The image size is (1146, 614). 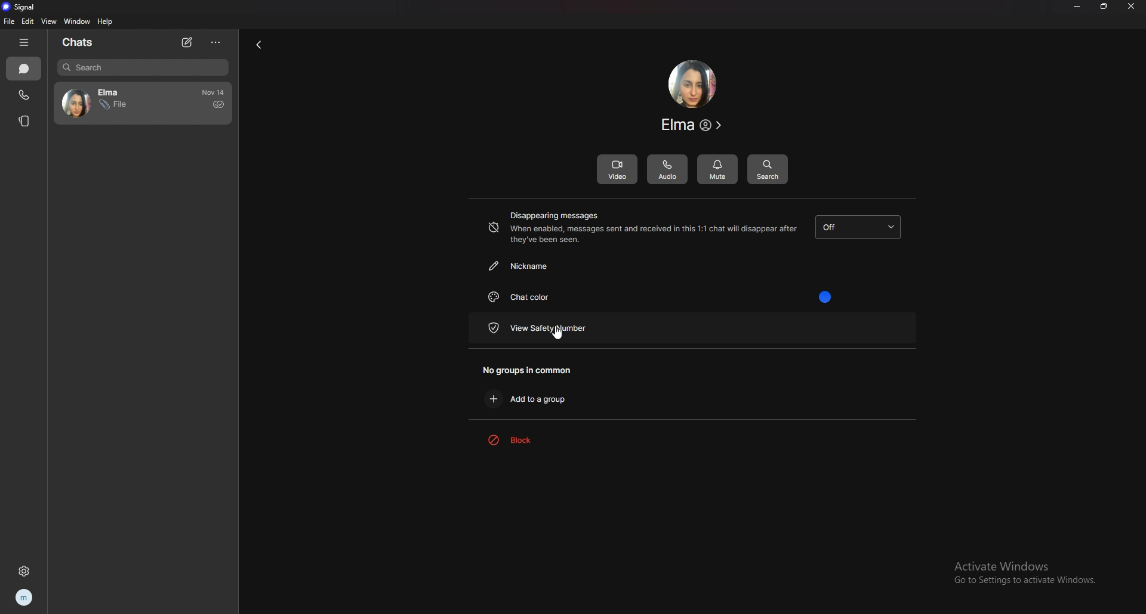 What do you see at coordinates (49, 21) in the screenshot?
I see `view` at bounding box center [49, 21].